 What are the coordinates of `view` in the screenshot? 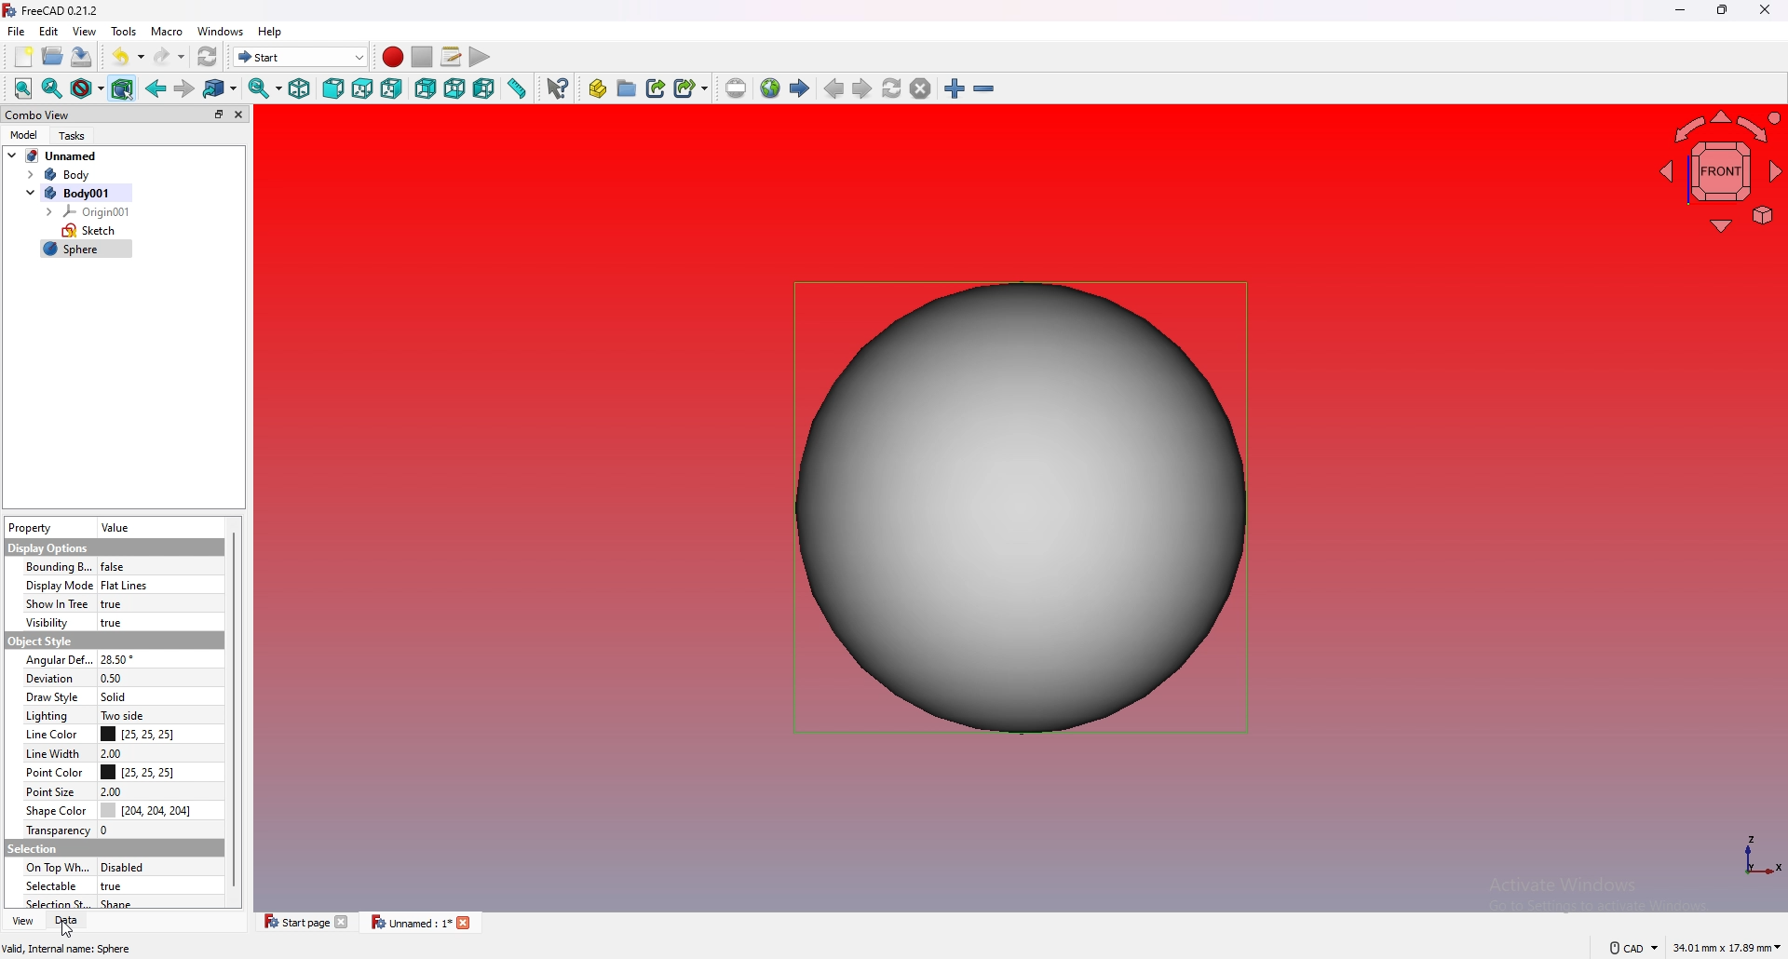 It's located at (84, 32).